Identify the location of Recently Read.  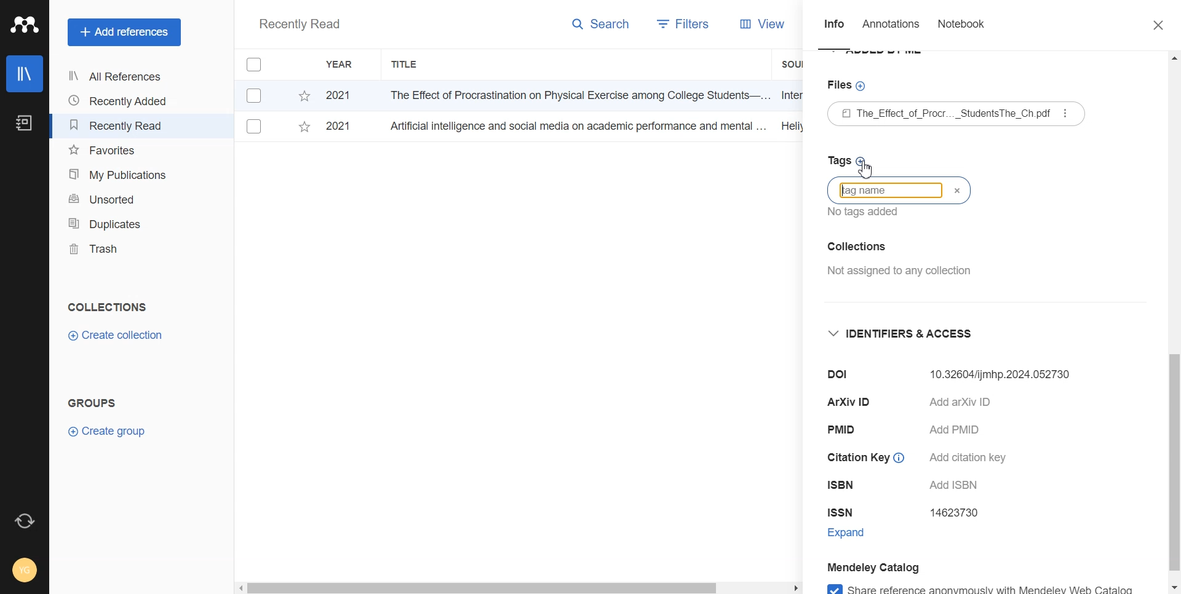
(120, 125).